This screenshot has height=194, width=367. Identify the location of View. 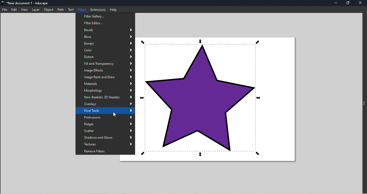
(24, 10).